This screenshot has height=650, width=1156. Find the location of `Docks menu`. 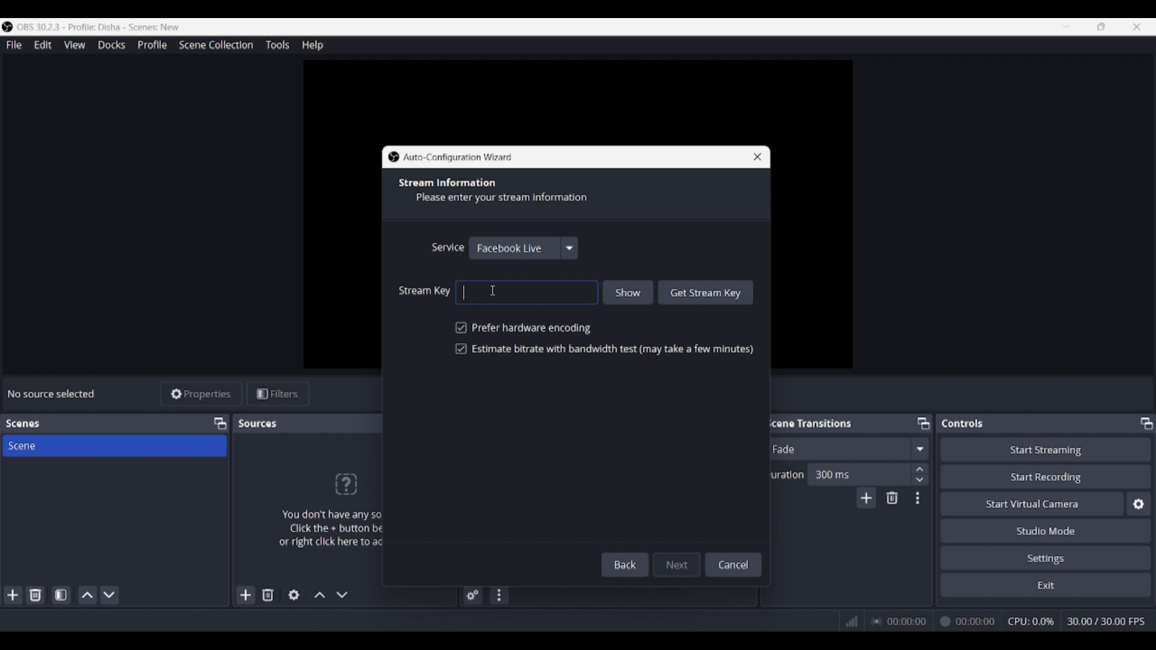

Docks menu is located at coordinates (111, 45).